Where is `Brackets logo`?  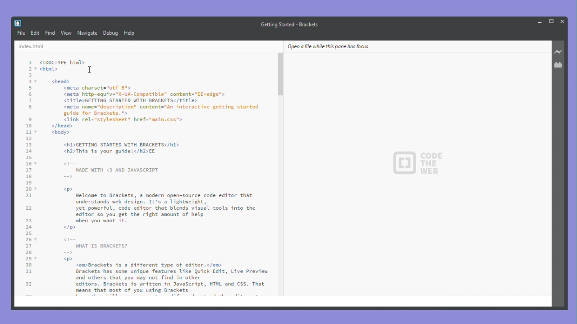
Brackets logo is located at coordinates (18, 23).